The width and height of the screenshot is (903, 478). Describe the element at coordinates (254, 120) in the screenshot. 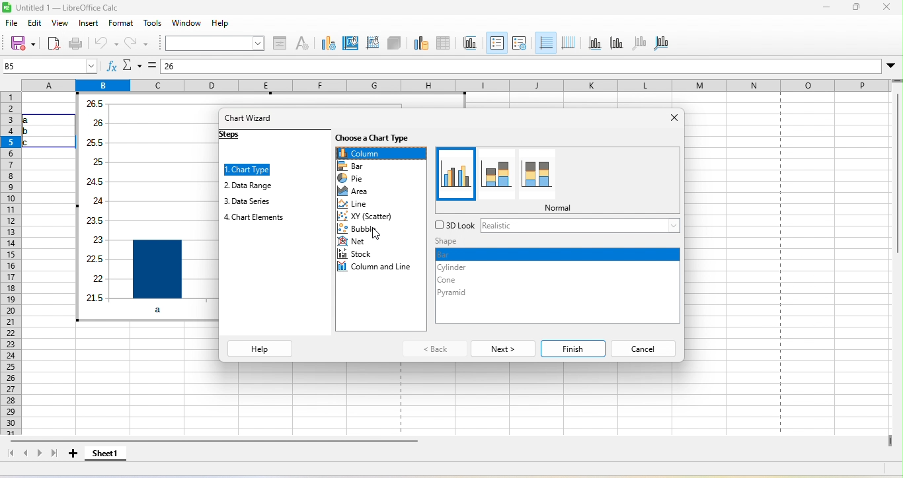

I see `chart wizard` at that location.